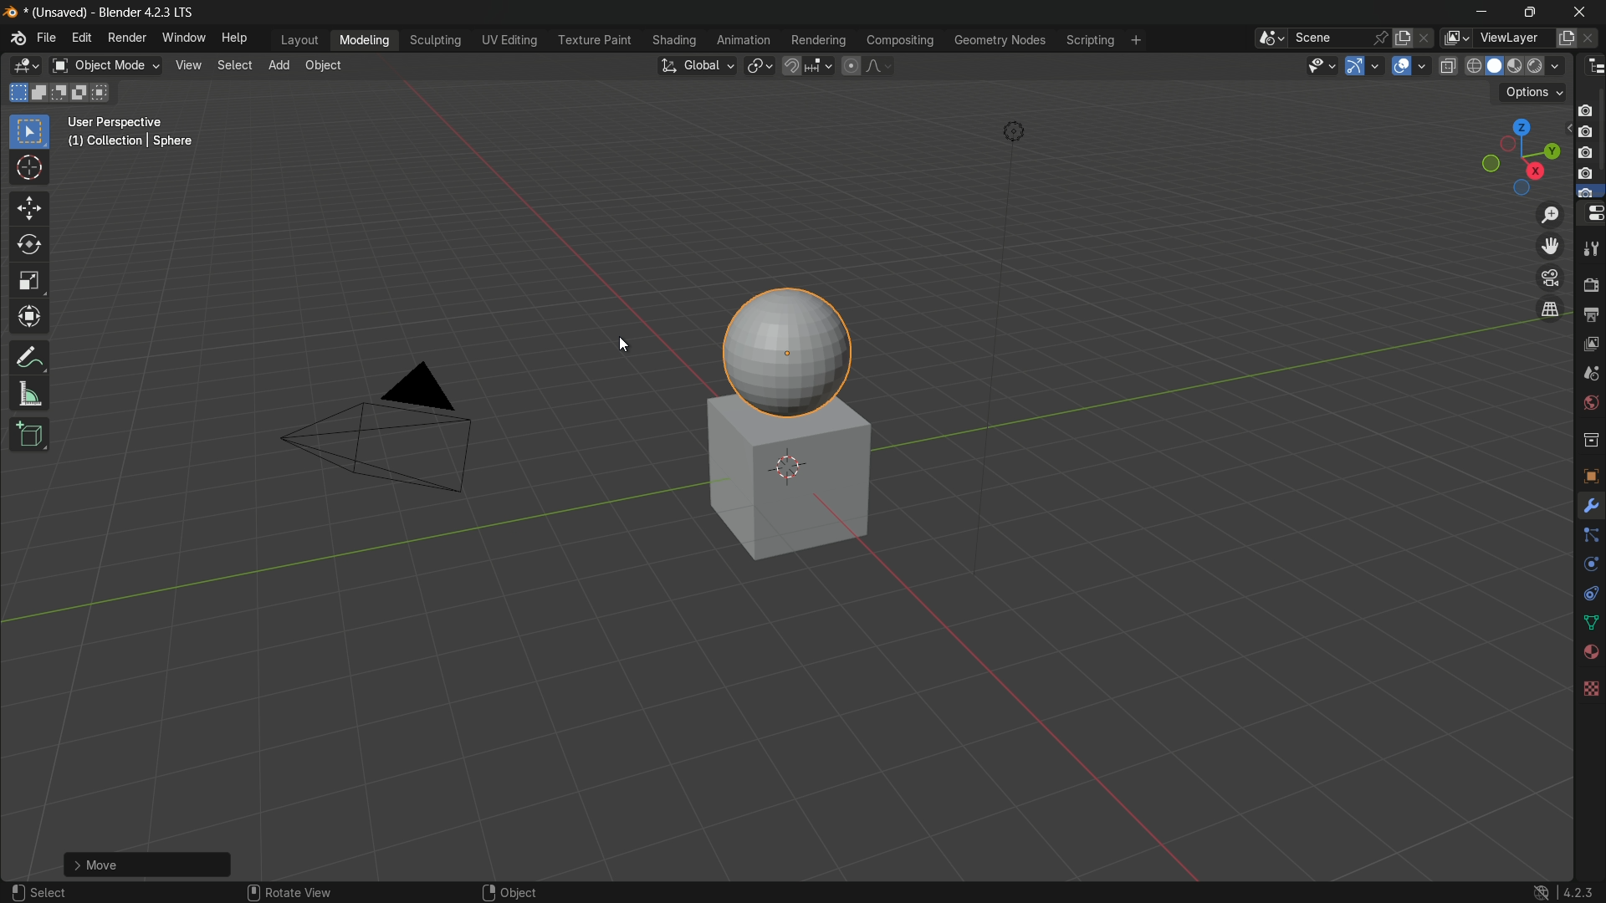  I want to click on camera, so click(390, 436).